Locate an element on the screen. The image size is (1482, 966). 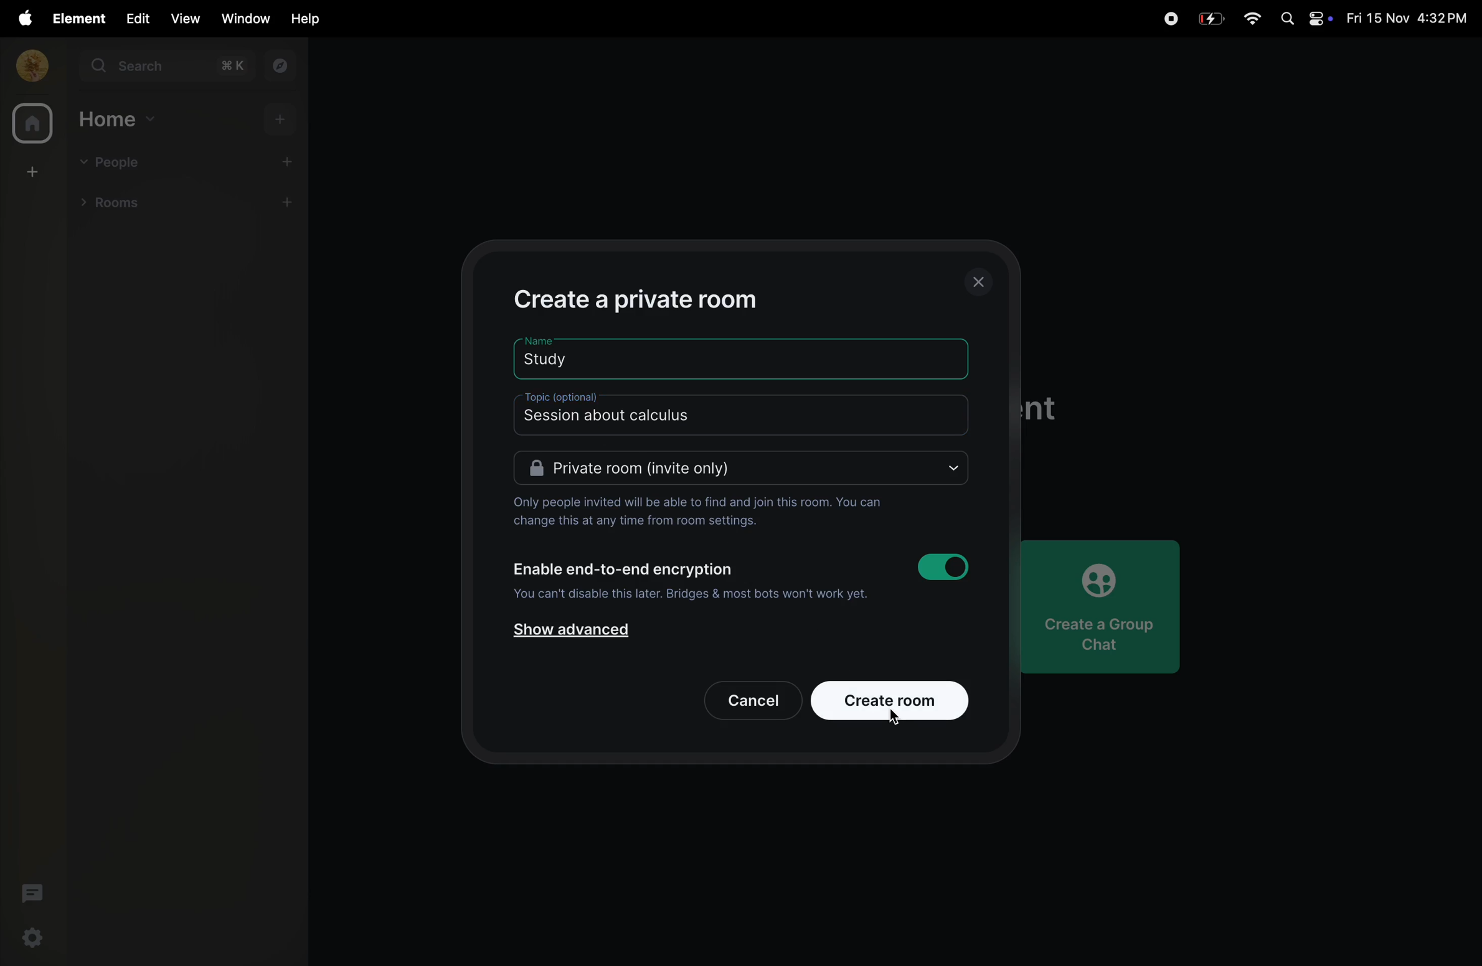
element is located at coordinates (73, 18).